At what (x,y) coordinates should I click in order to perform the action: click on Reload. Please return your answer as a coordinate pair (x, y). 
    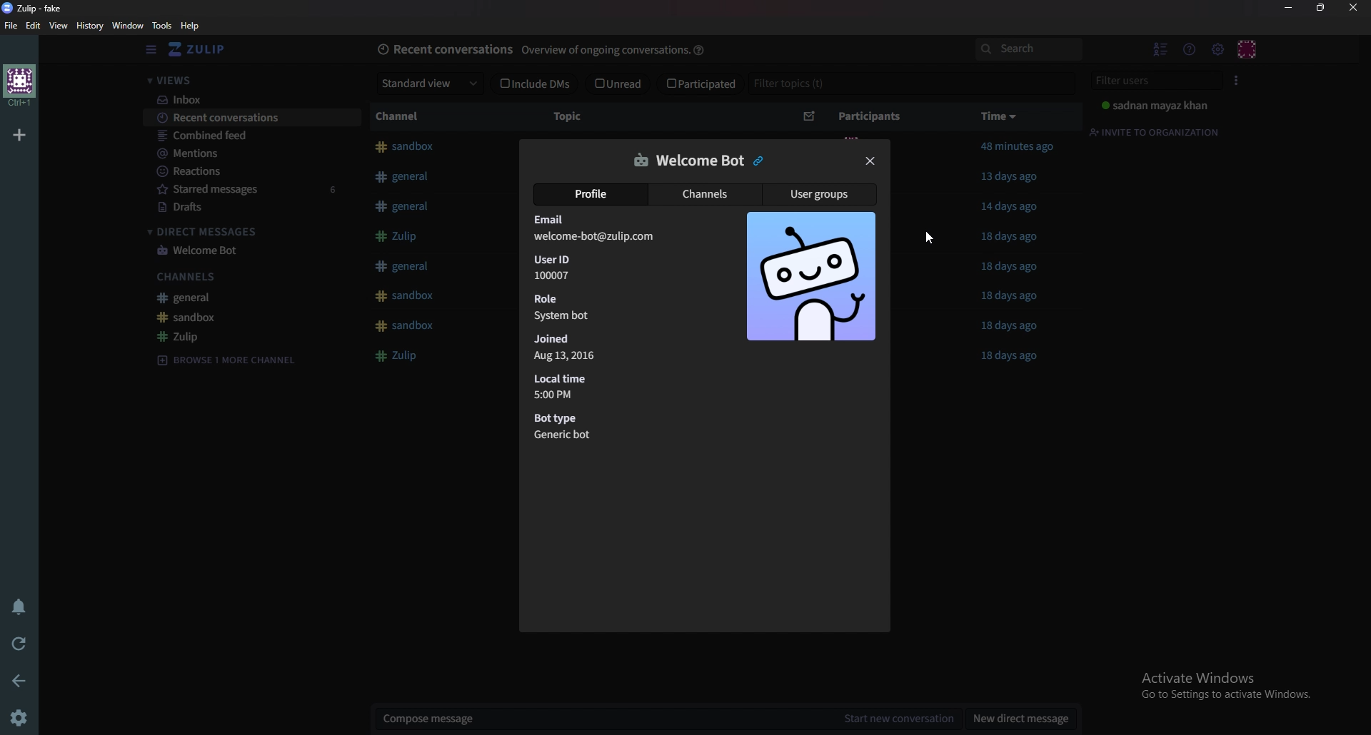
    Looking at the image, I should click on (19, 644).